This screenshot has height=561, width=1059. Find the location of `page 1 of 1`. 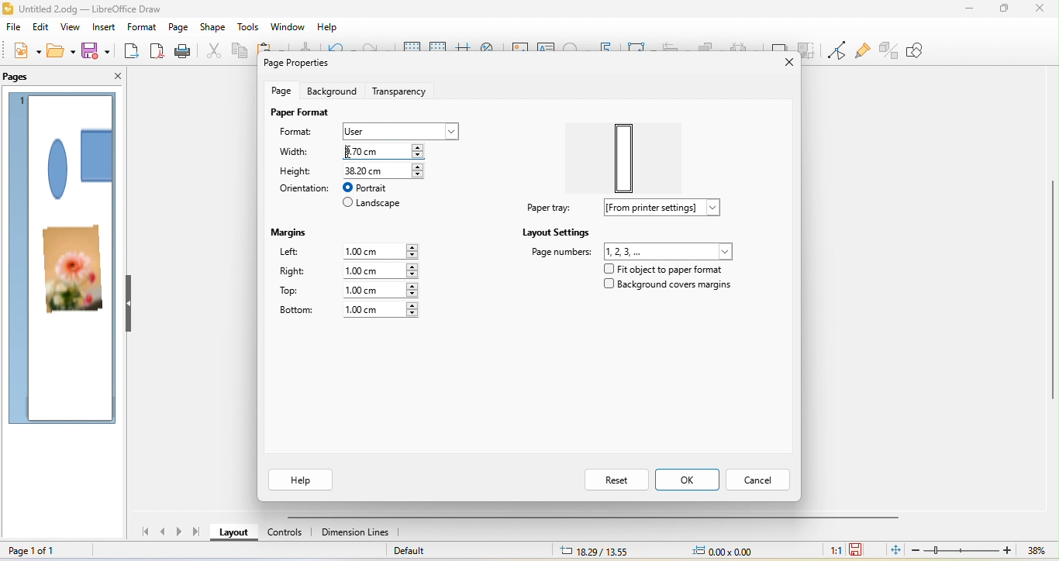

page 1 of 1 is located at coordinates (45, 550).